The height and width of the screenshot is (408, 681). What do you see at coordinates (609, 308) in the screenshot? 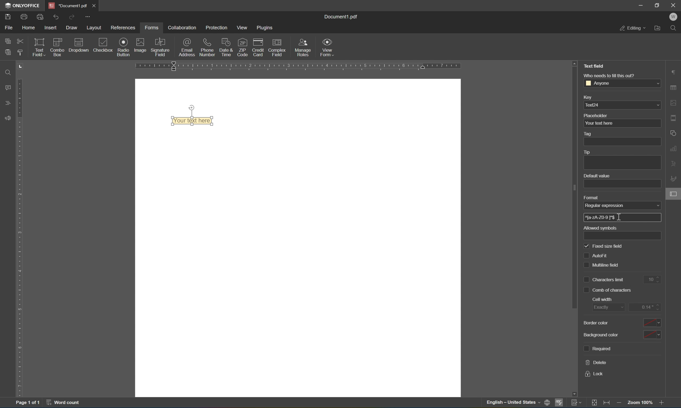
I see `exactly` at bounding box center [609, 308].